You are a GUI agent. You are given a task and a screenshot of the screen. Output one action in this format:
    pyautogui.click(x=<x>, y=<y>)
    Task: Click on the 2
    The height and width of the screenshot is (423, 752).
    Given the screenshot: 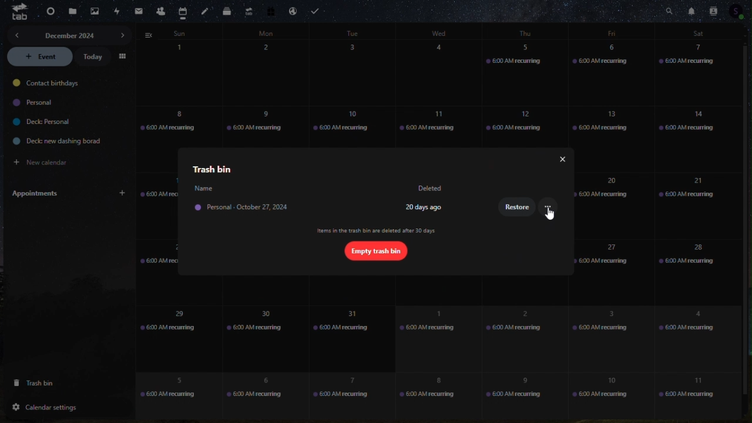 What is the action you would take?
    pyautogui.click(x=521, y=334)
    